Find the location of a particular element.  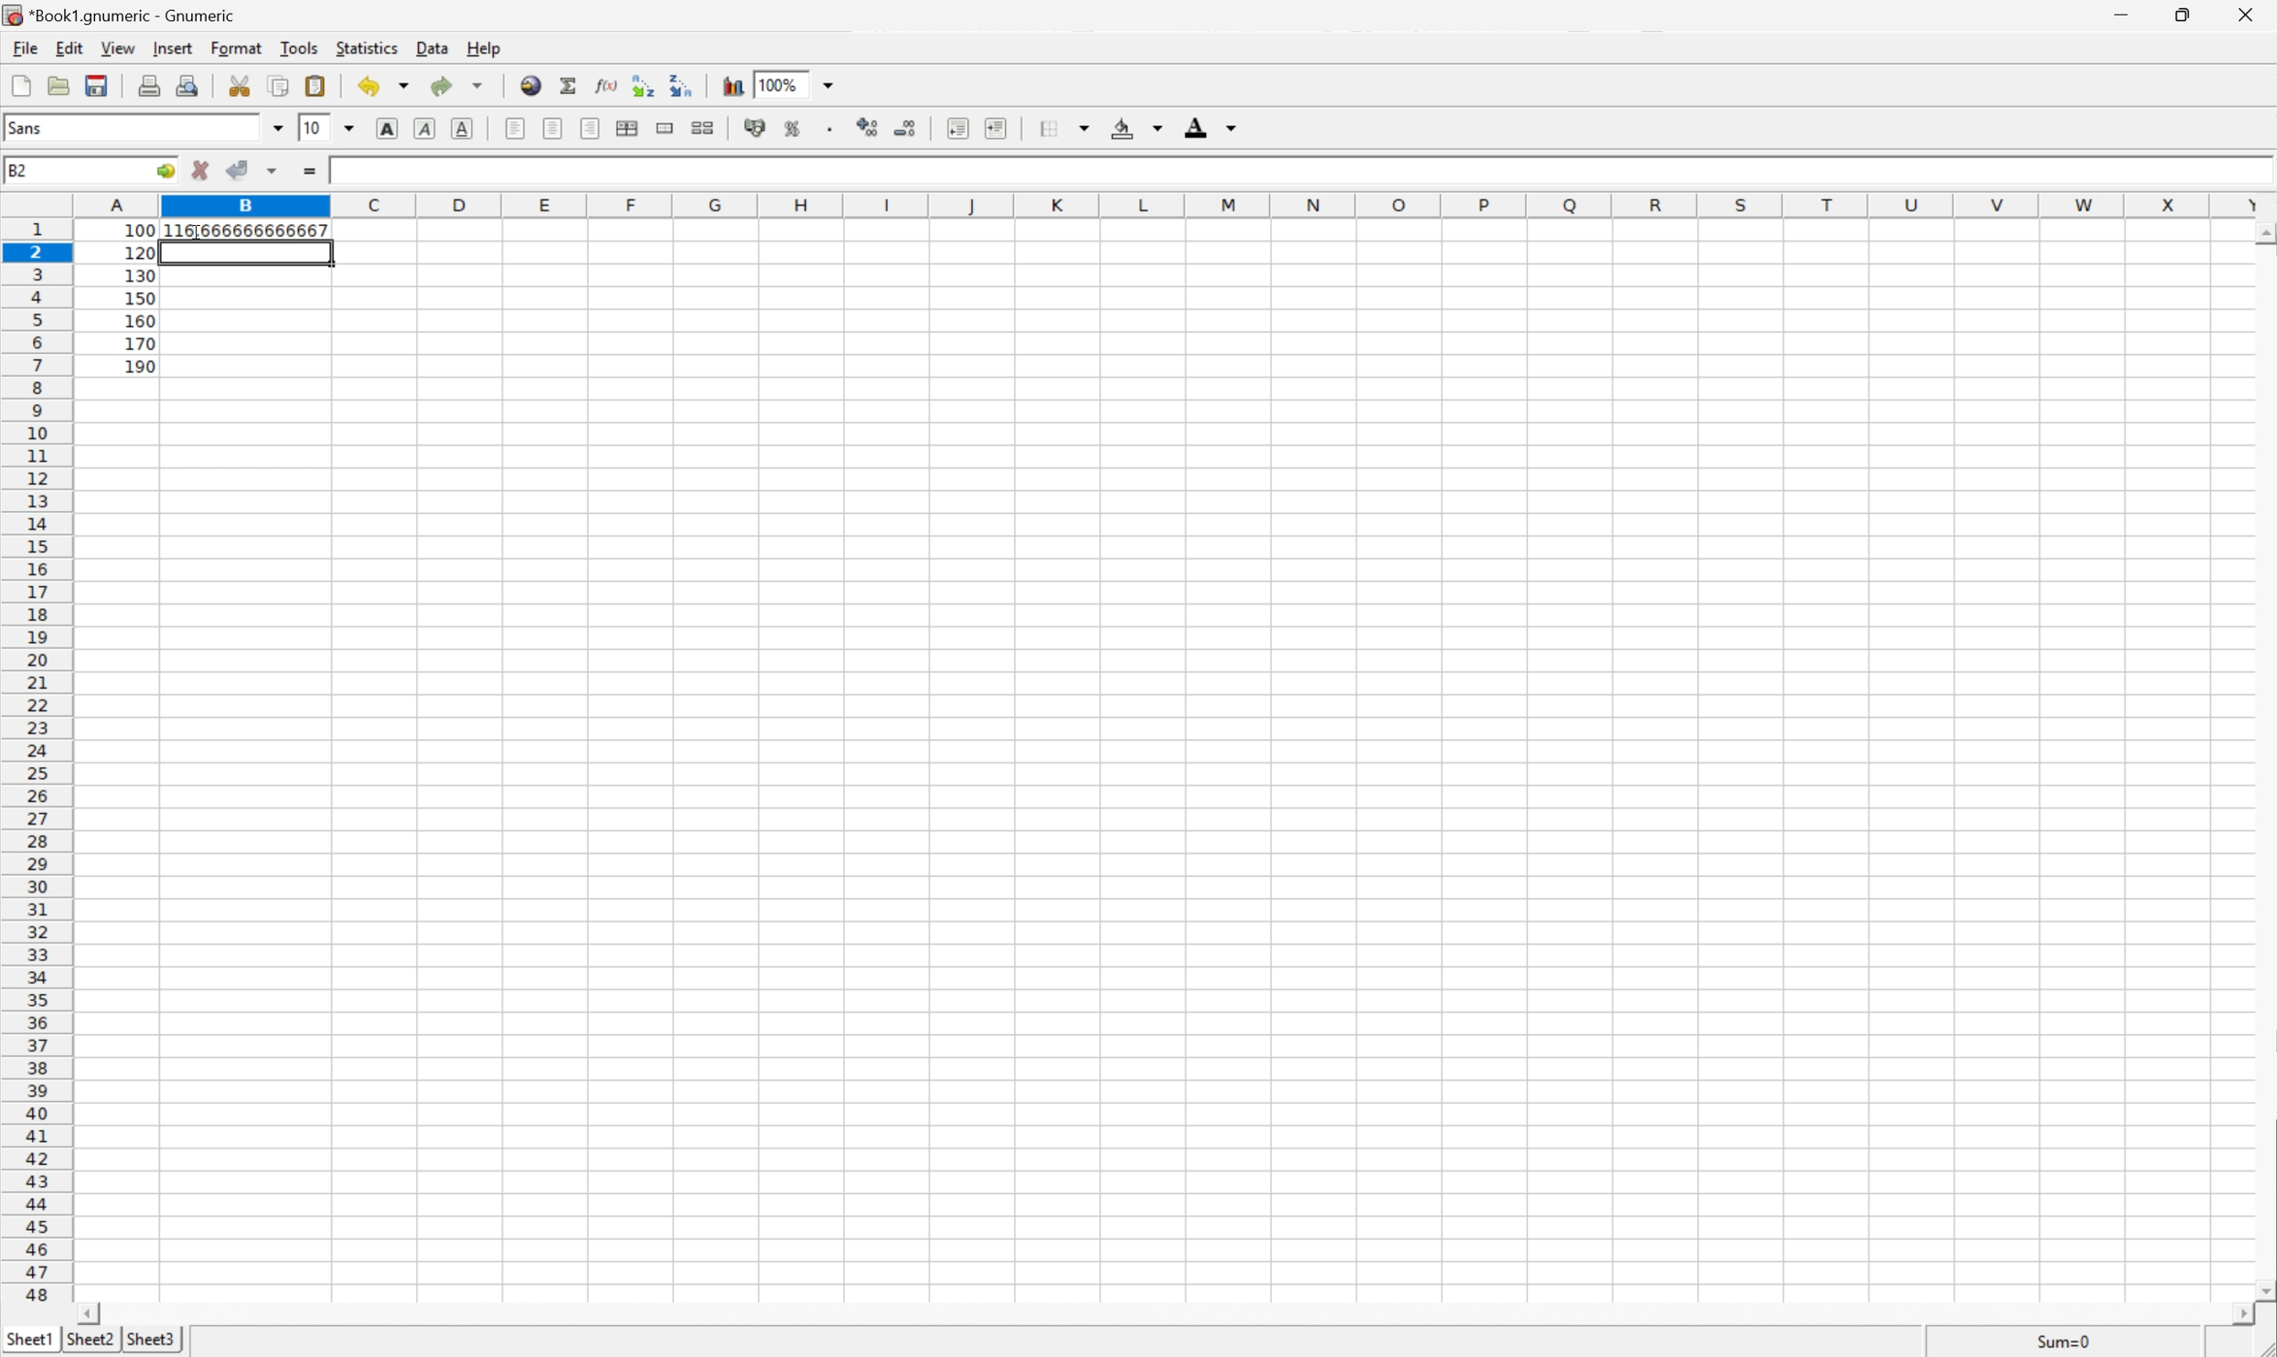

Create a new workbook is located at coordinates (18, 85).